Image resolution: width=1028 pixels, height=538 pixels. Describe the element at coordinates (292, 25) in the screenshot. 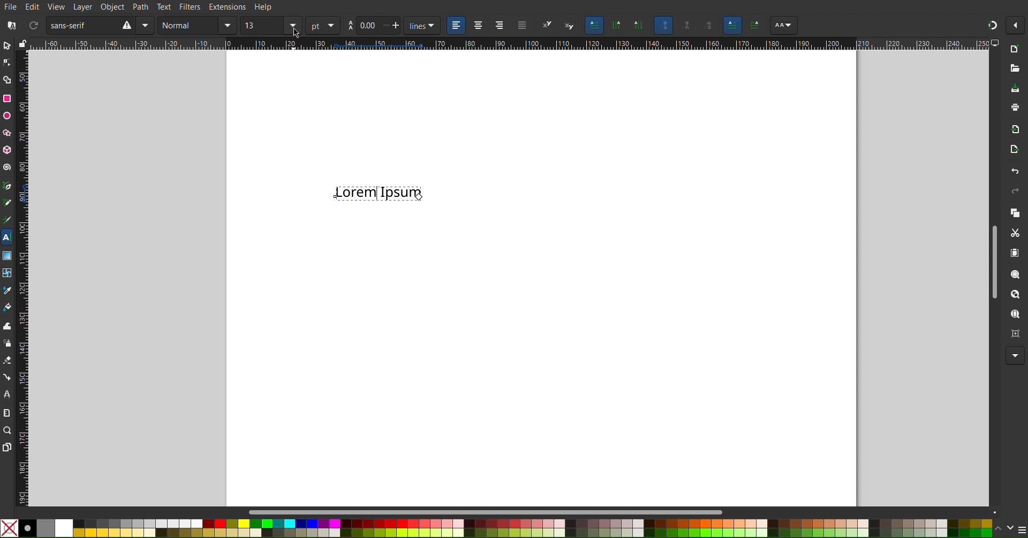

I see `size menu` at that location.